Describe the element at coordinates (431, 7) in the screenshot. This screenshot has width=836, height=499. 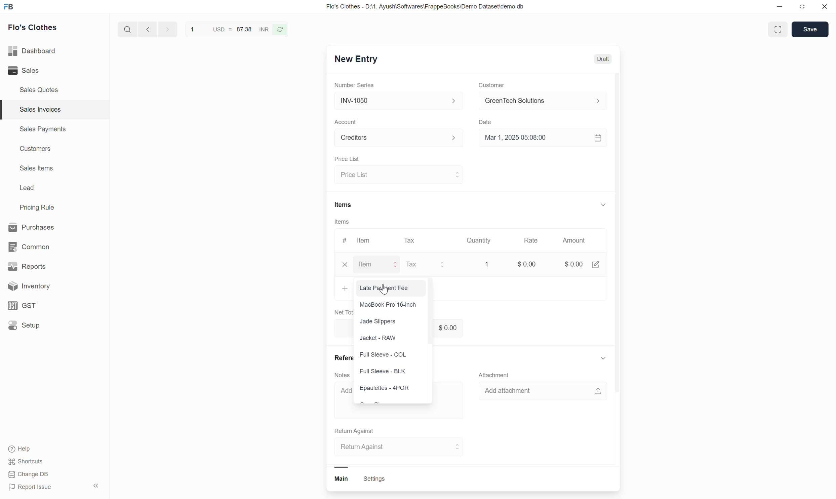
I see `Flo's Clothes - D:\1. Ayush\Softwares\FrappeBooks\Demo Dataset\demo.db` at that location.